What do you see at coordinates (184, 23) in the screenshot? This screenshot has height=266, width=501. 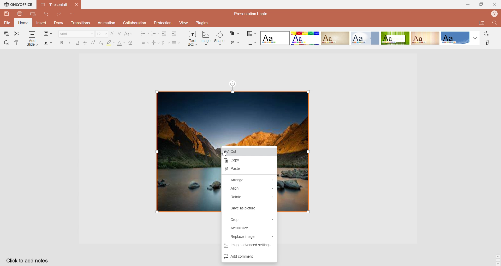 I see `View` at bounding box center [184, 23].